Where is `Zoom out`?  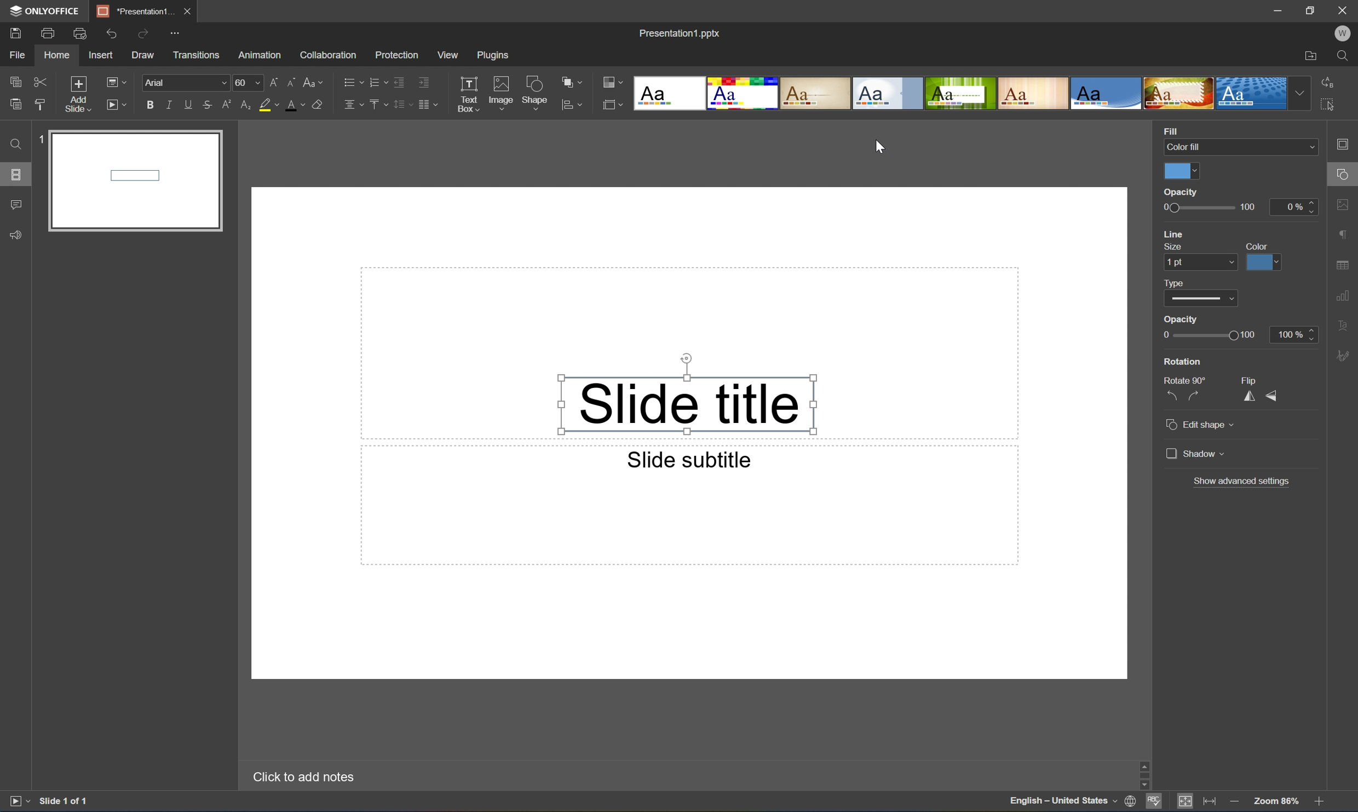
Zoom out is located at coordinates (1233, 802).